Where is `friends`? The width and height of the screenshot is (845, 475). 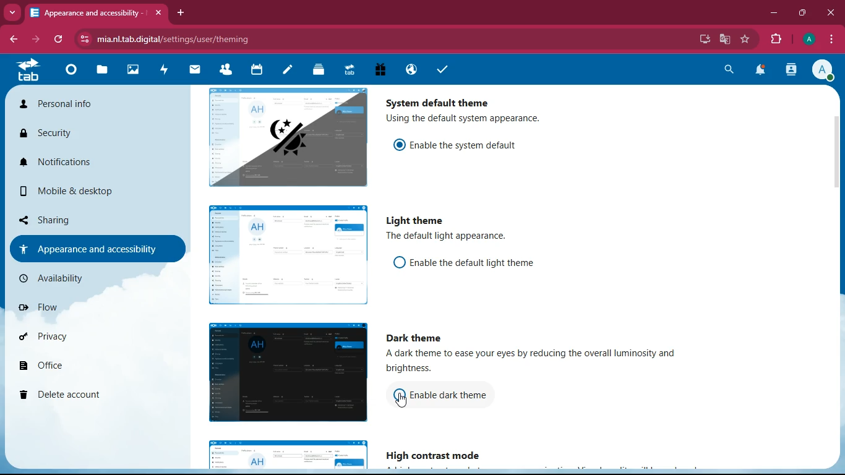
friends is located at coordinates (228, 71).